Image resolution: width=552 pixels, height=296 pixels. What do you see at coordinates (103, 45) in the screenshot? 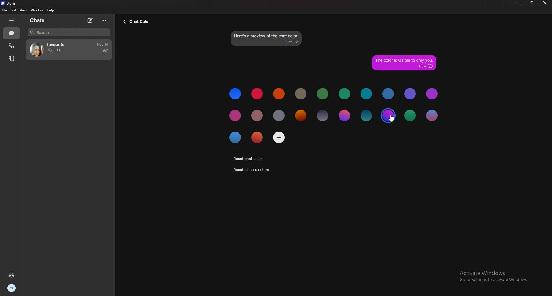
I see `time` at bounding box center [103, 45].